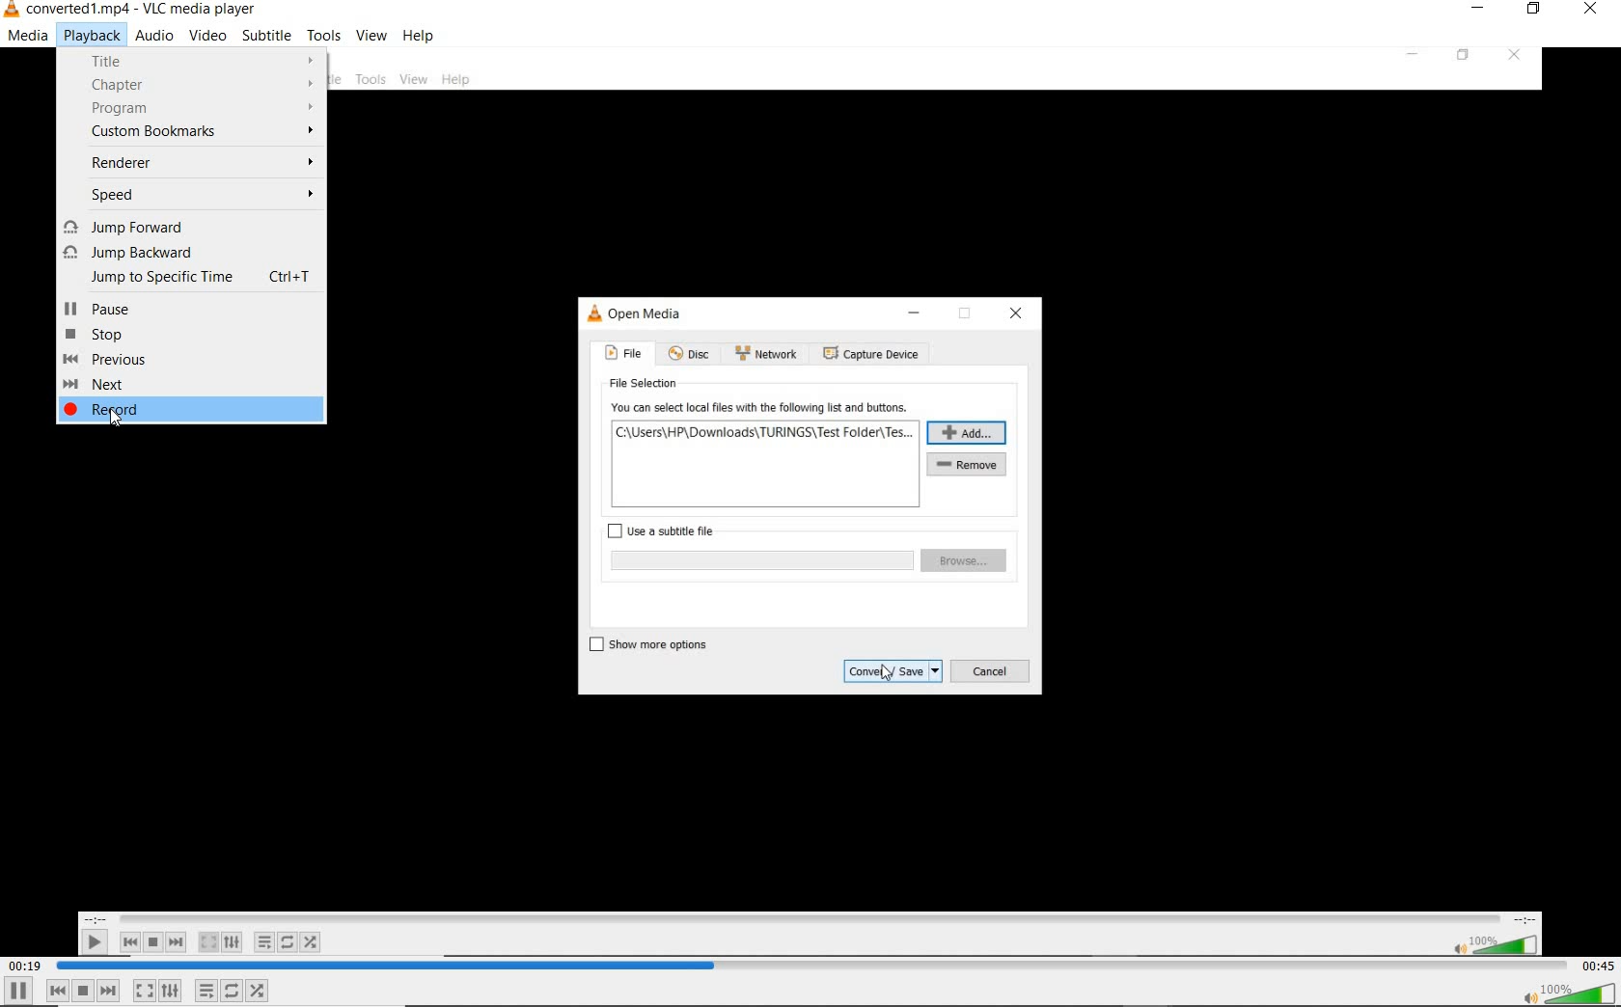  I want to click on jump to specific time, so click(203, 276).